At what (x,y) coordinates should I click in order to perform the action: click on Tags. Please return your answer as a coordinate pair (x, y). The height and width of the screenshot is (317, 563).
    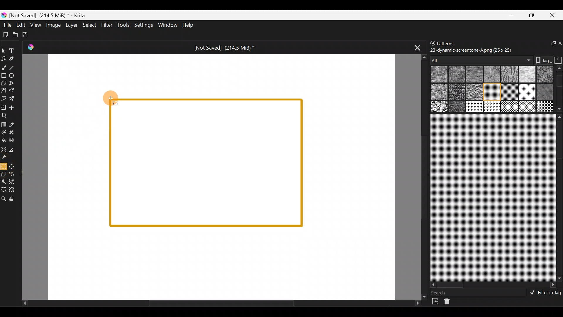
    Looking at the image, I should click on (541, 60).